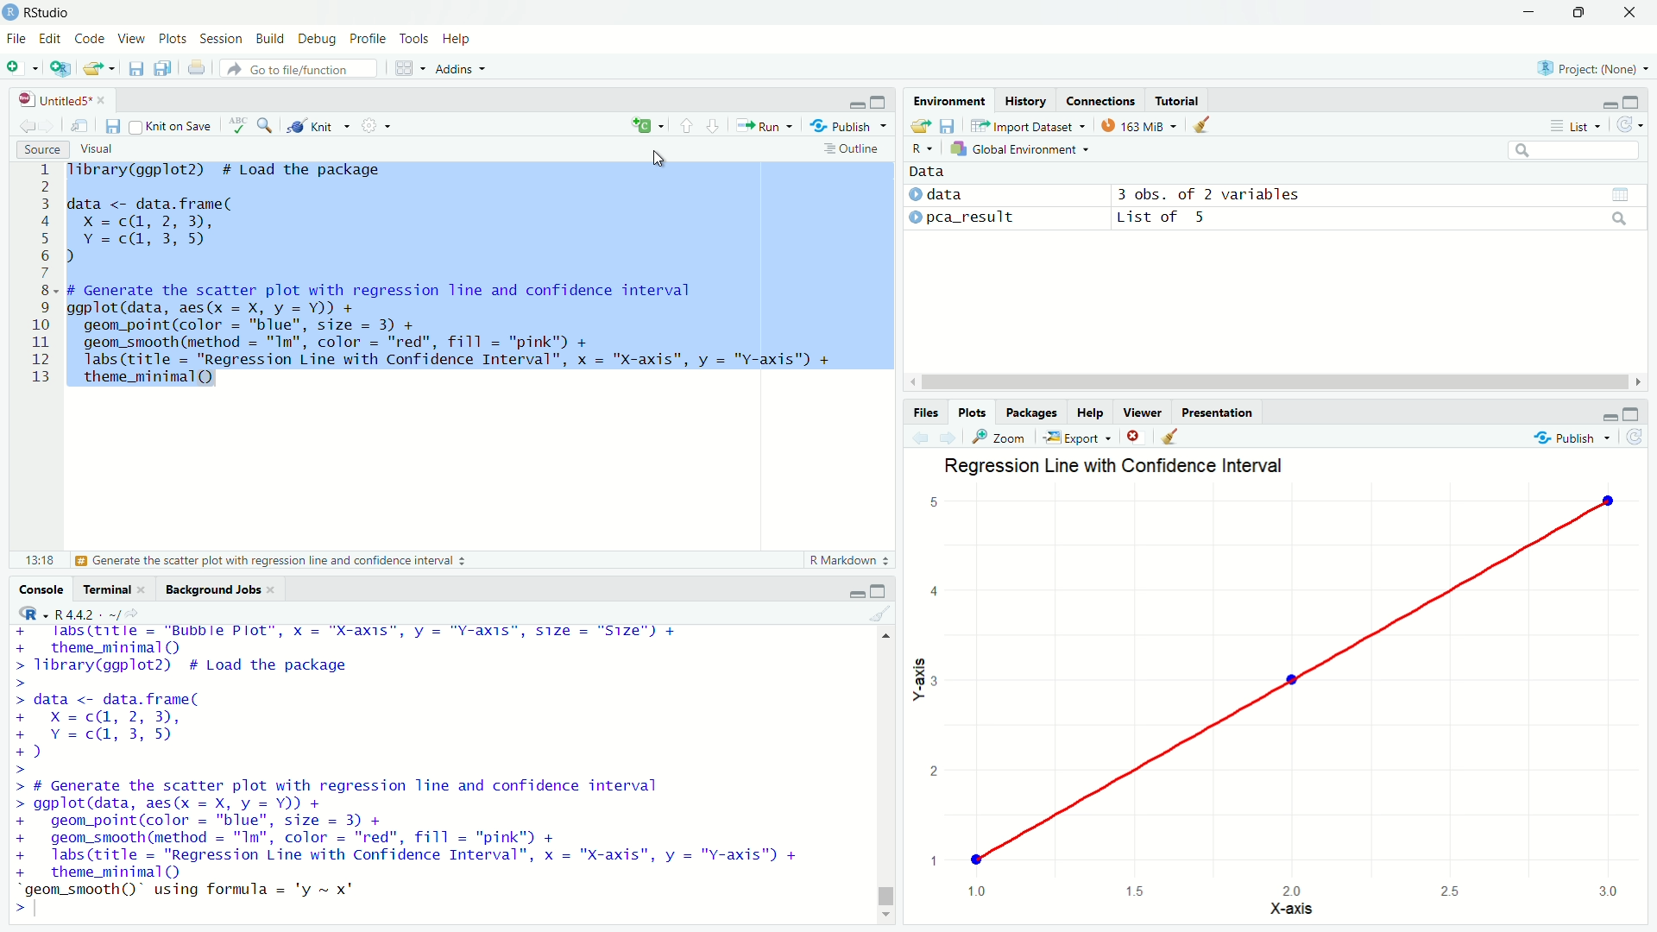 Image resolution: width=1657 pixels, height=932 pixels. Describe the element at coordinates (272, 560) in the screenshot. I see `Generate the scatter plot with regression line and confidence interval` at that location.